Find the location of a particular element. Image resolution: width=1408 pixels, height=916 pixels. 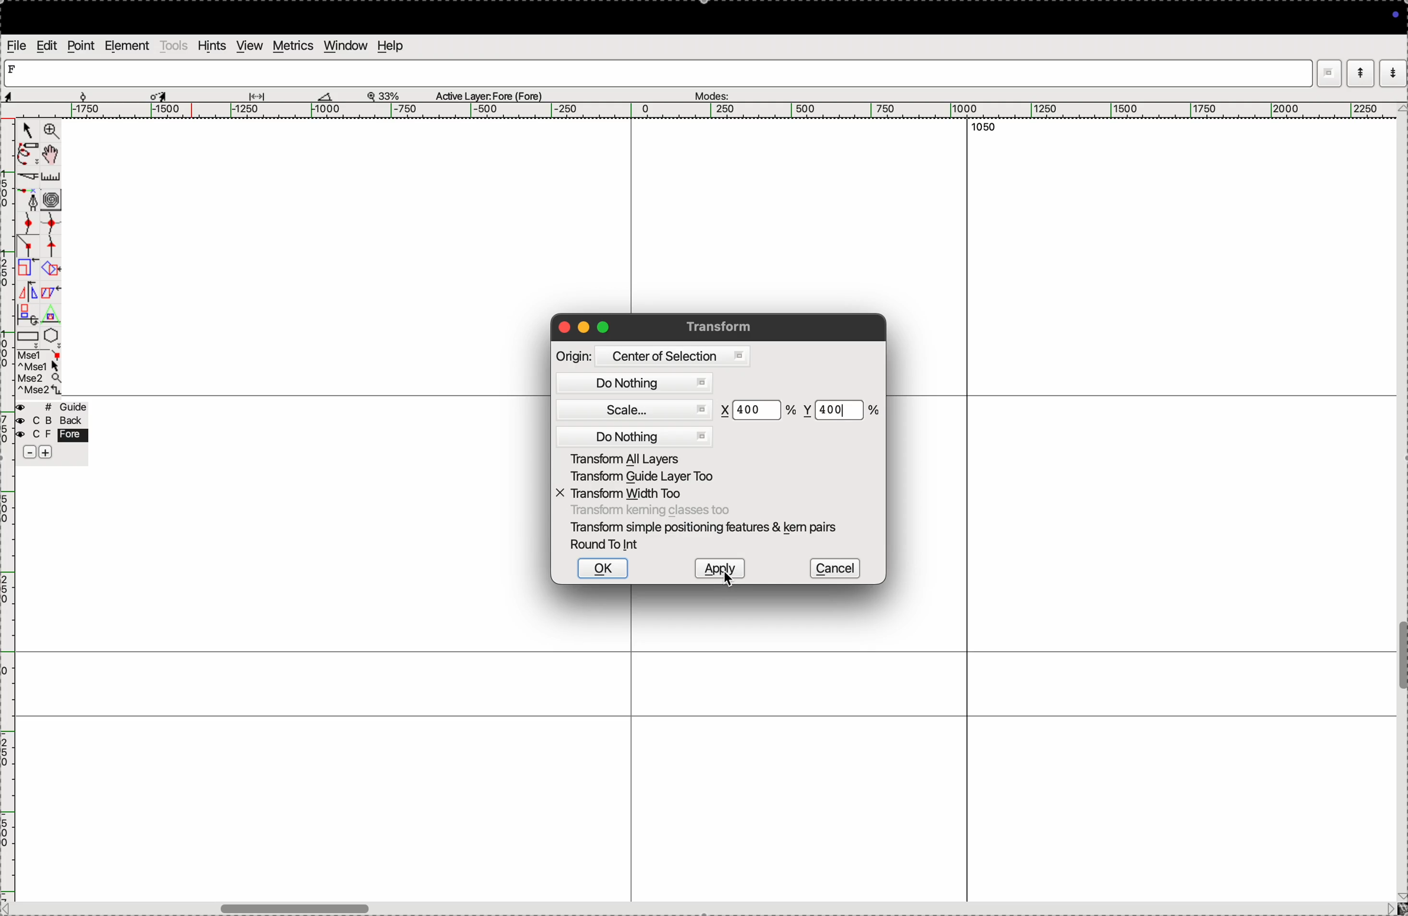

modes is located at coordinates (711, 93).